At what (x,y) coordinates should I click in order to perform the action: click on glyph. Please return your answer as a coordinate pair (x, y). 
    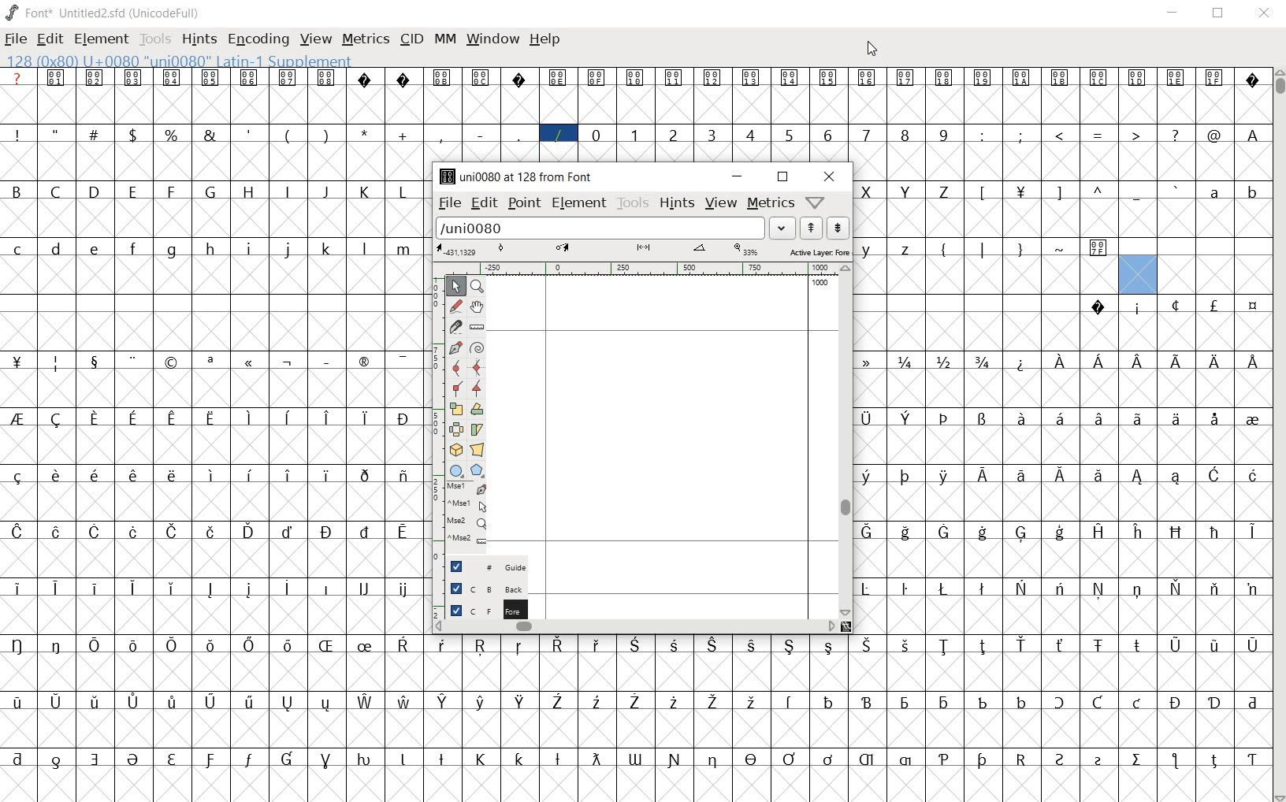
    Looking at the image, I should click on (675, 760).